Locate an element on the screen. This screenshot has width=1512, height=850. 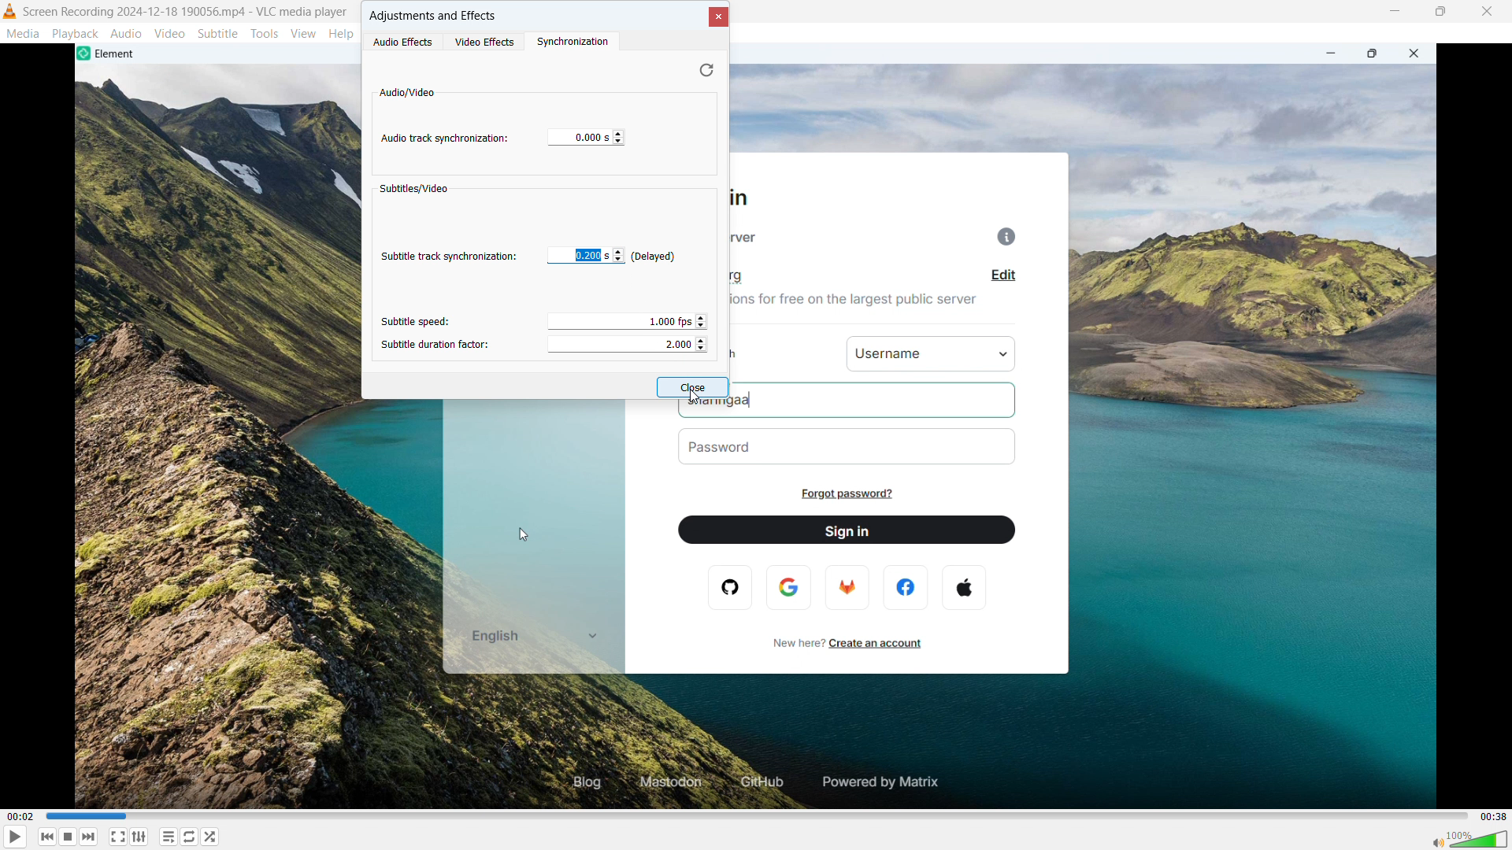
minimize is located at coordinates (1392, 10).